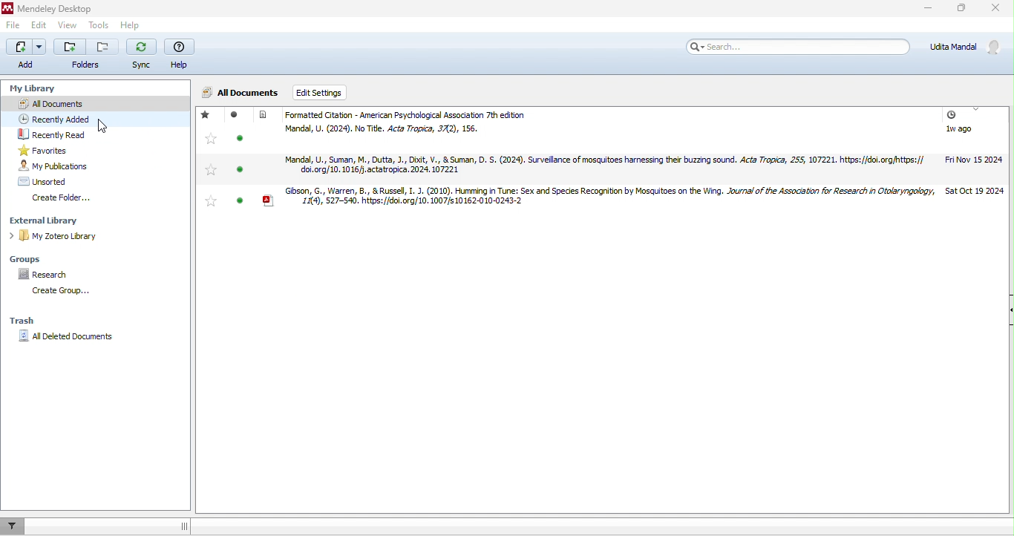 This screenshot has width=1014, height=536. What do you see at coordinates (39, 25) in the screenshot?
I see `edit` at bounding box center [39, 25].